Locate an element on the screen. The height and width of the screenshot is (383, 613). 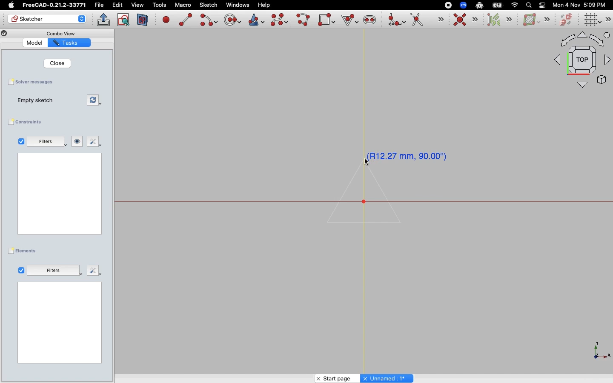
Tasks is located at coordinates (70, 43).